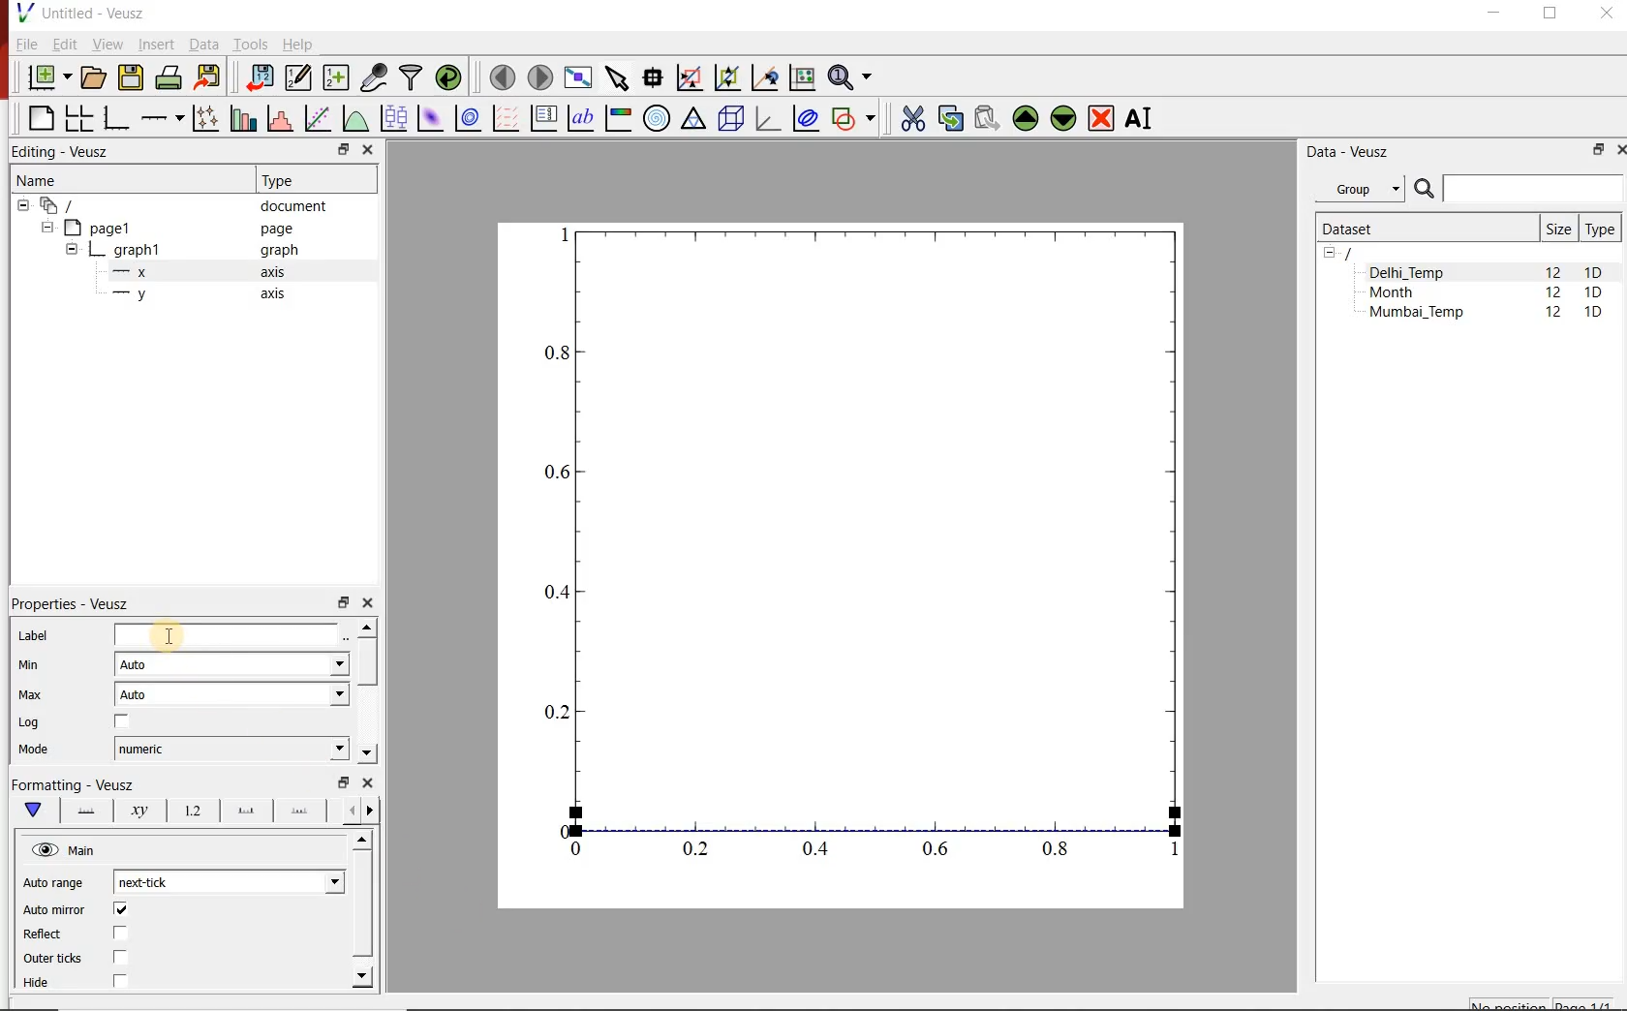  I want to click on MINIMIZE, so click(1495, 14).